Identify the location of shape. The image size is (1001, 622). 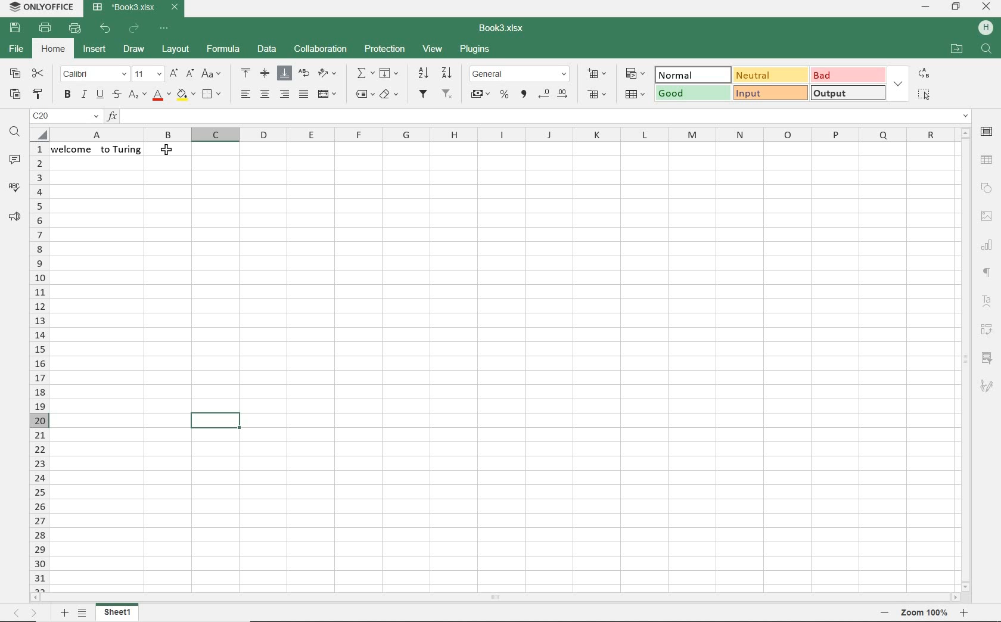
(986, 188).